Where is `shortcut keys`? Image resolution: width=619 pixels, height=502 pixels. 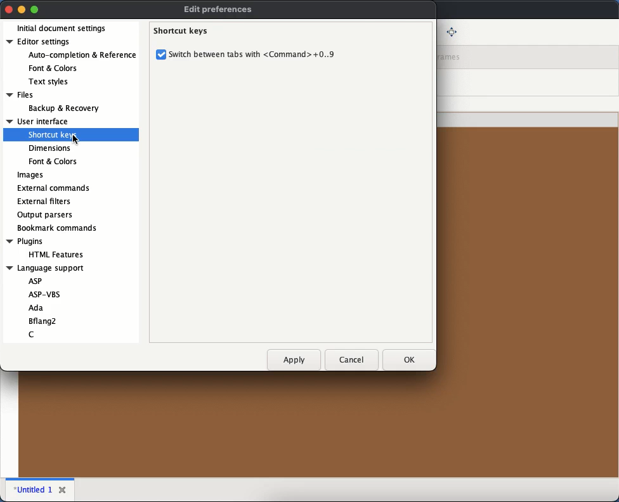
shortcut keys is located at coordinates (51, 135).